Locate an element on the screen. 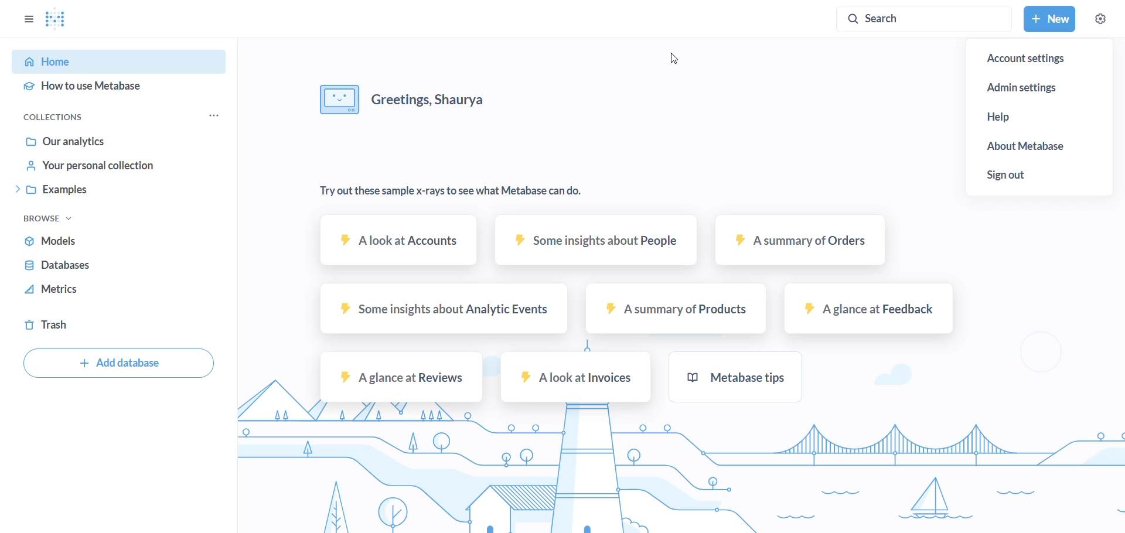  greeting text is located at coordinates (439, 101).